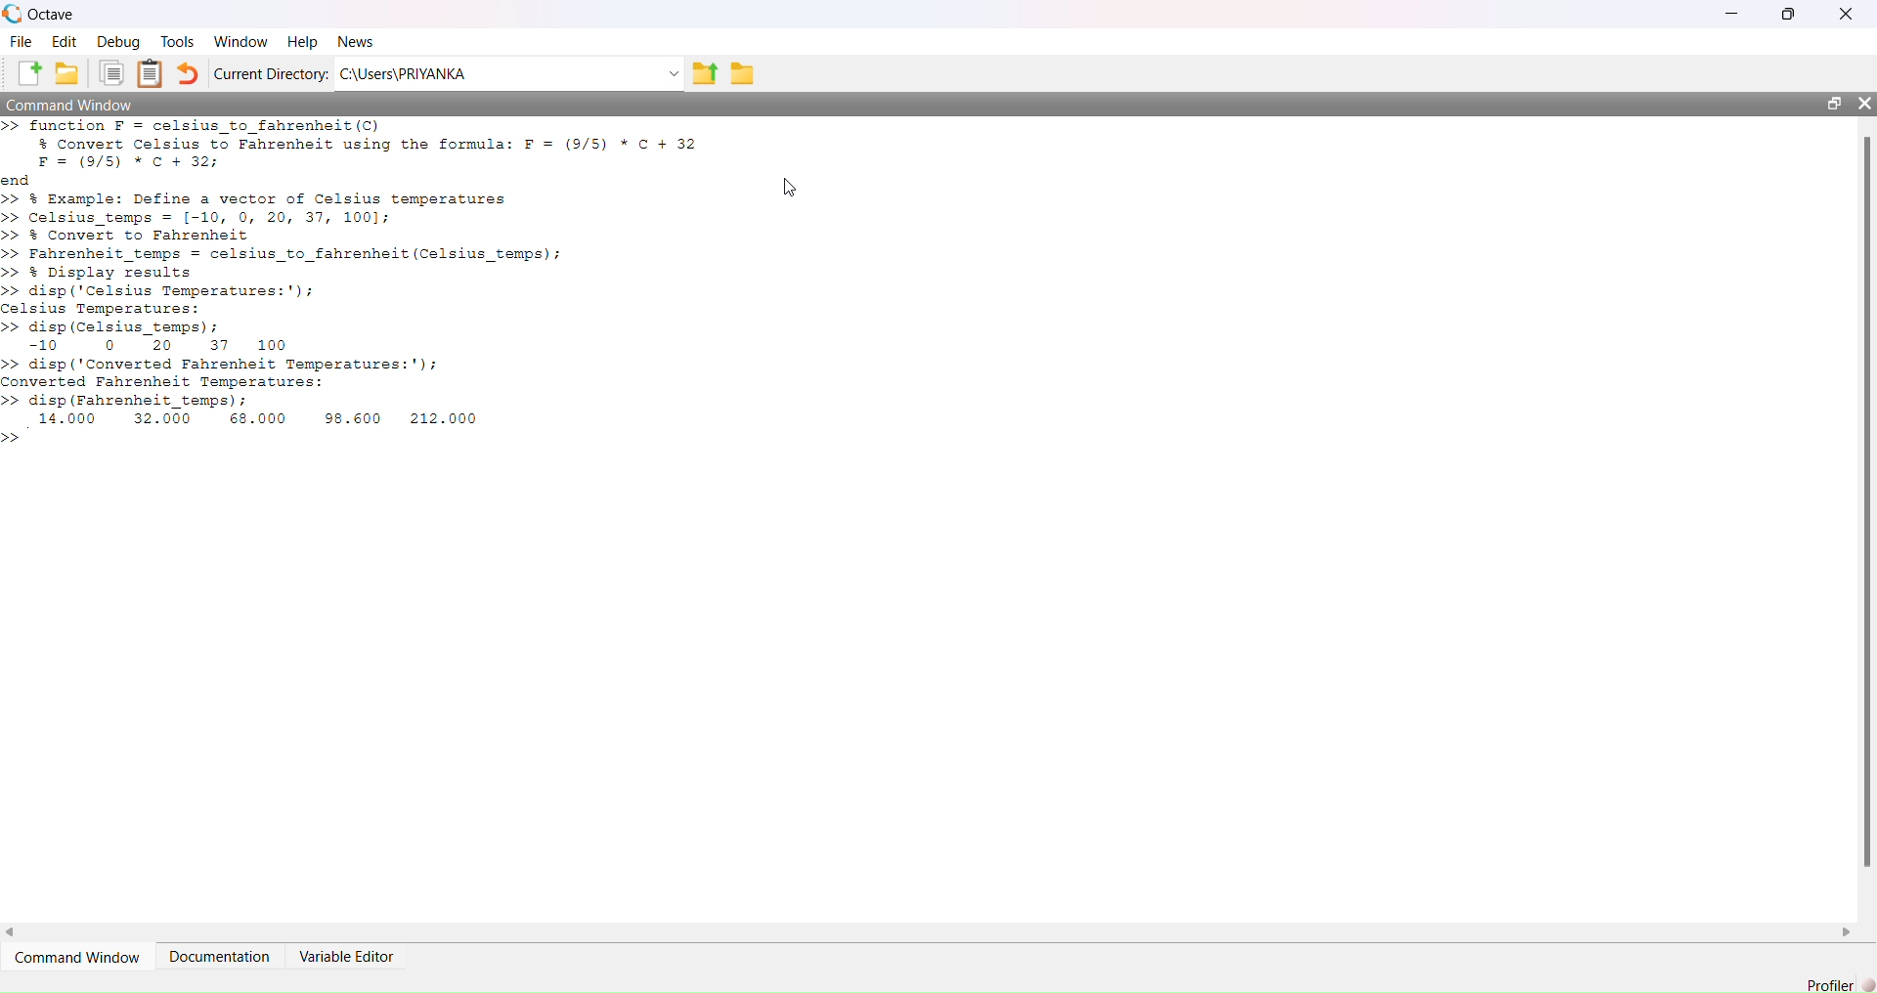 This screenshot has height=993, width=1877. Describe the element at coordinates (356, 41) in the screenshot. I see `News` at that location.